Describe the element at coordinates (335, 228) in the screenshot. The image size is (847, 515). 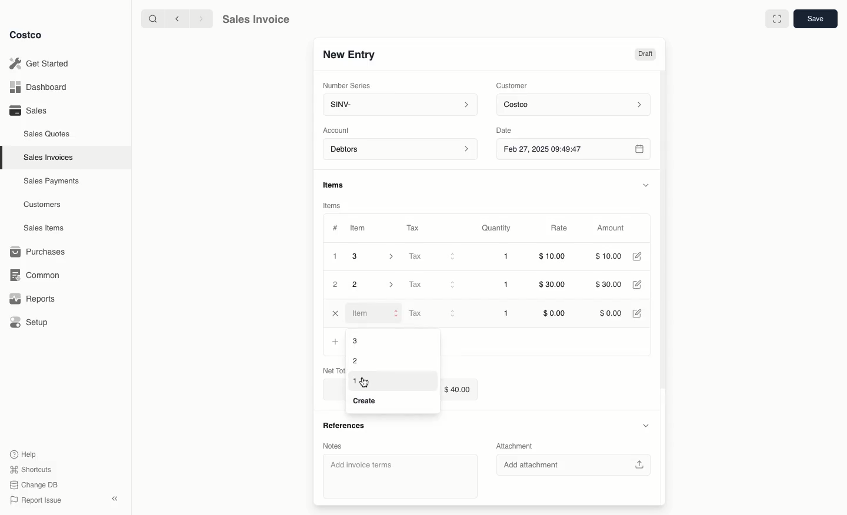
I see `Hashtag` at that location.